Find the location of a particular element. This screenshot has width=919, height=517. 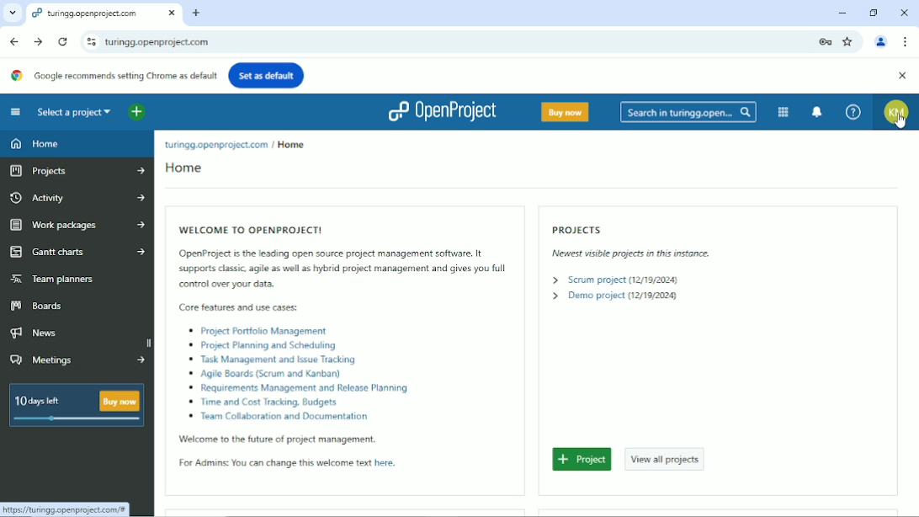

 Search in turingg.open... is located at coordinates (688, 112).